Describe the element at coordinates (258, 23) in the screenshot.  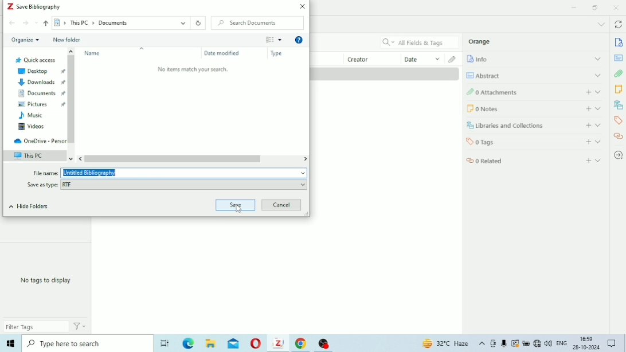
I see `Search Documents` at that location.